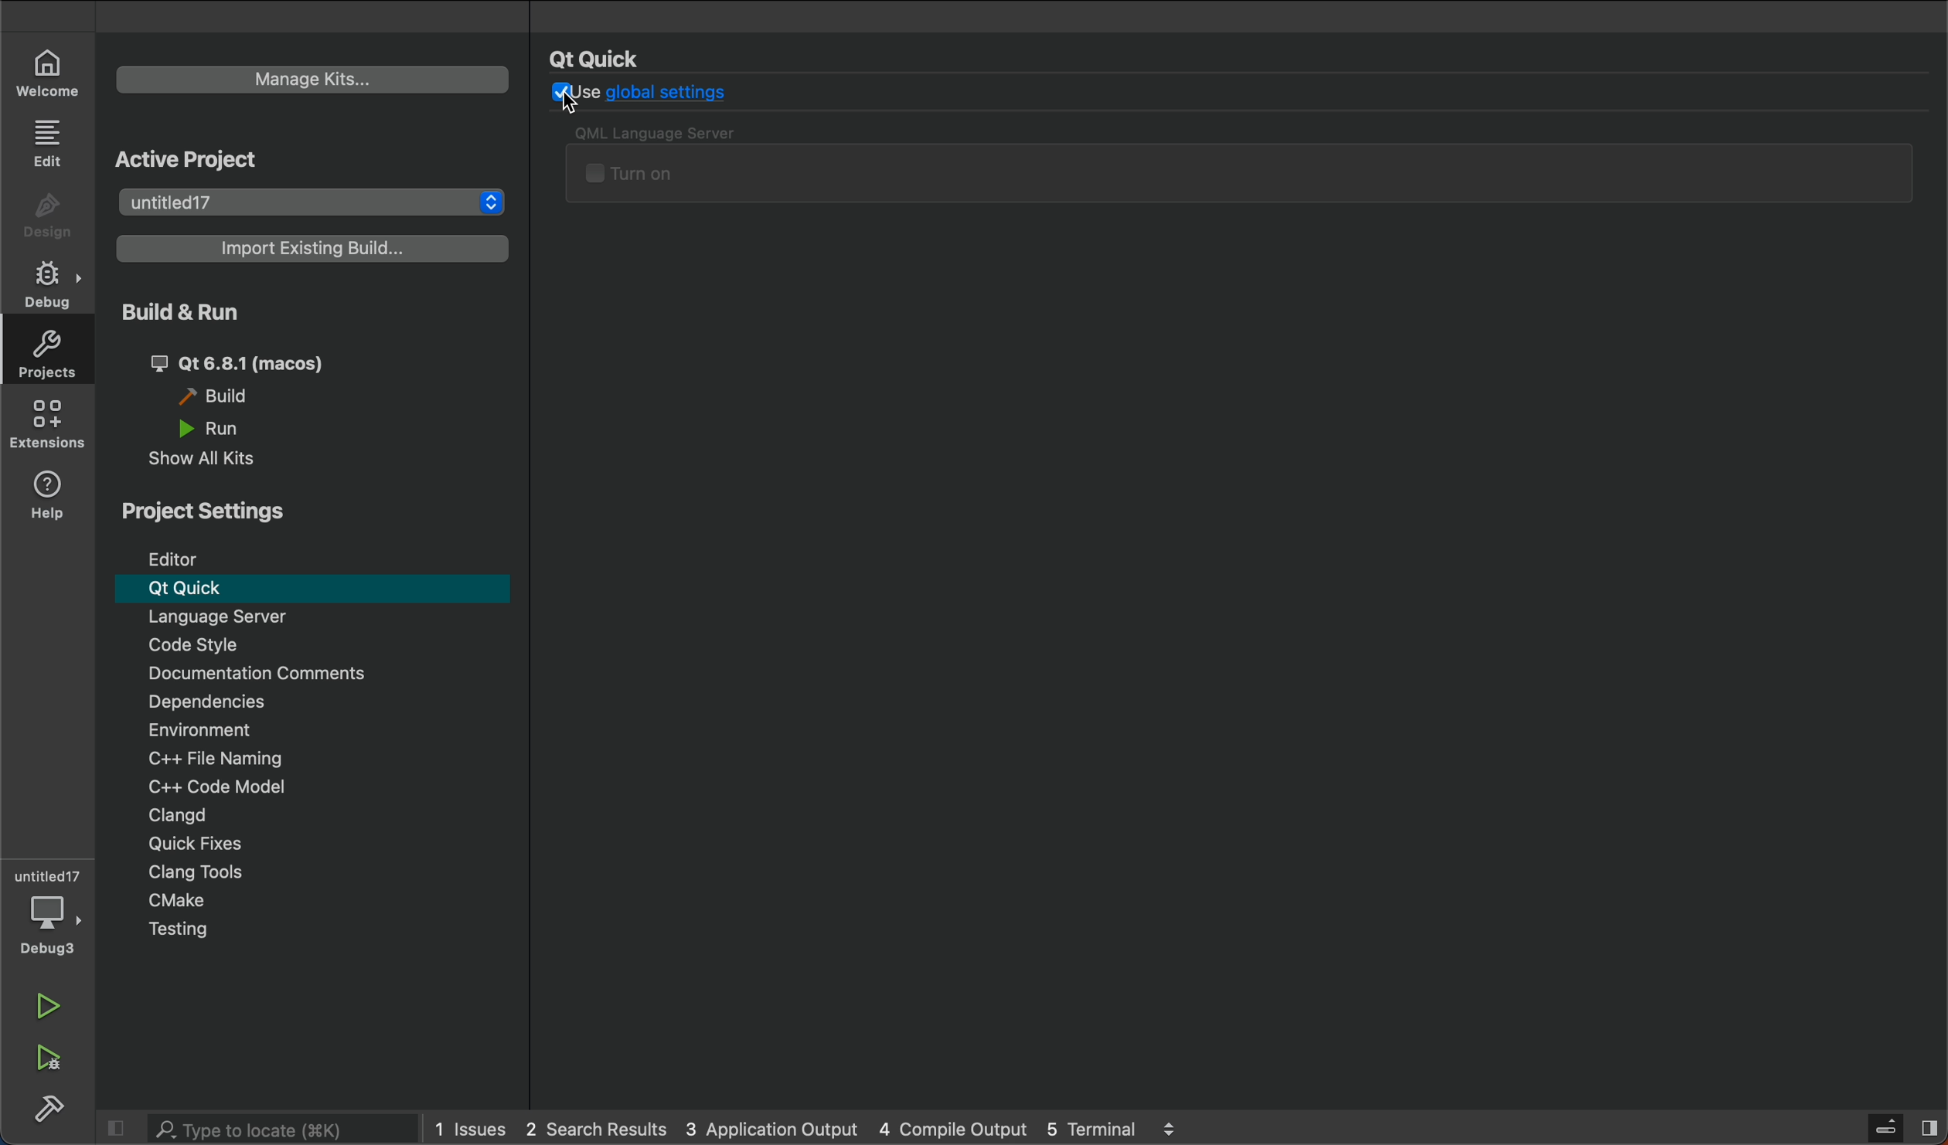  What do you see at coordinates (320, 929) in the screenshot?
I see `testing` at bounding box center [320, 929].